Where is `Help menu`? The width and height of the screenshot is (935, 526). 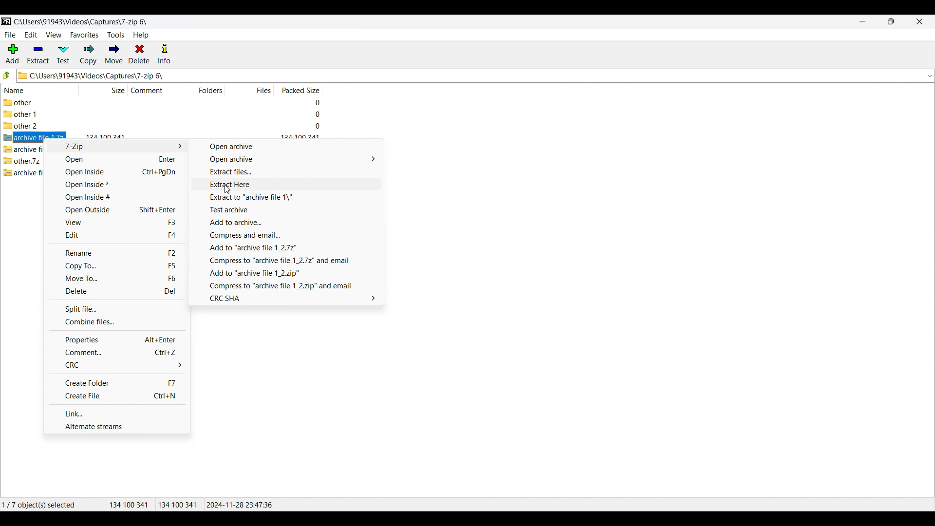 Help menu is located at coordinates (141, 36).